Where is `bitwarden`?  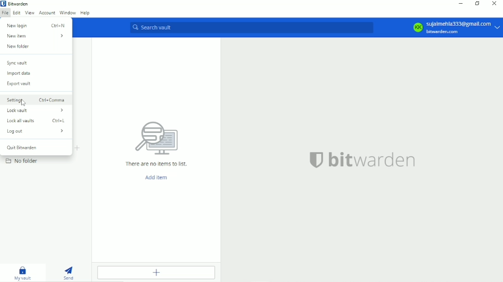 bitwarden is located at coordinates (374, 160).